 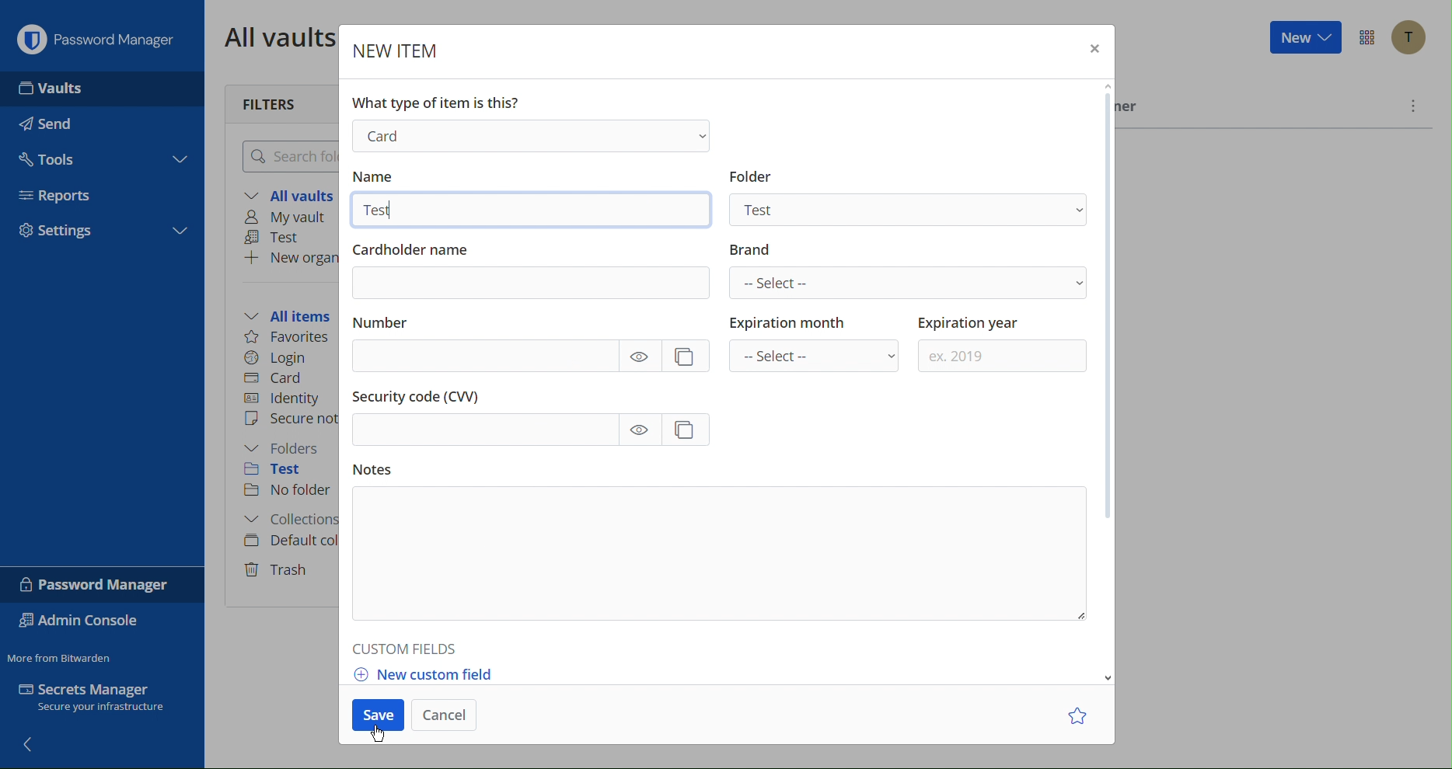 I want to click on Notes, so click(x=373, y=470).